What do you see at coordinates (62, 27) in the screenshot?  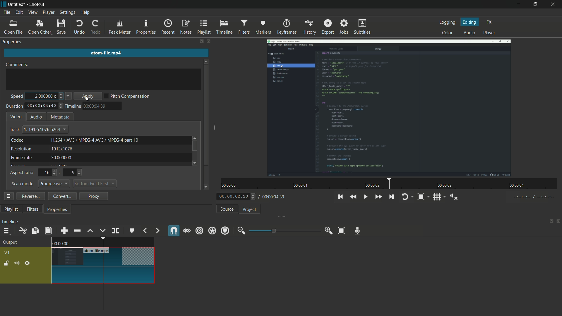 I see `save` at bounding box center [62, 27].